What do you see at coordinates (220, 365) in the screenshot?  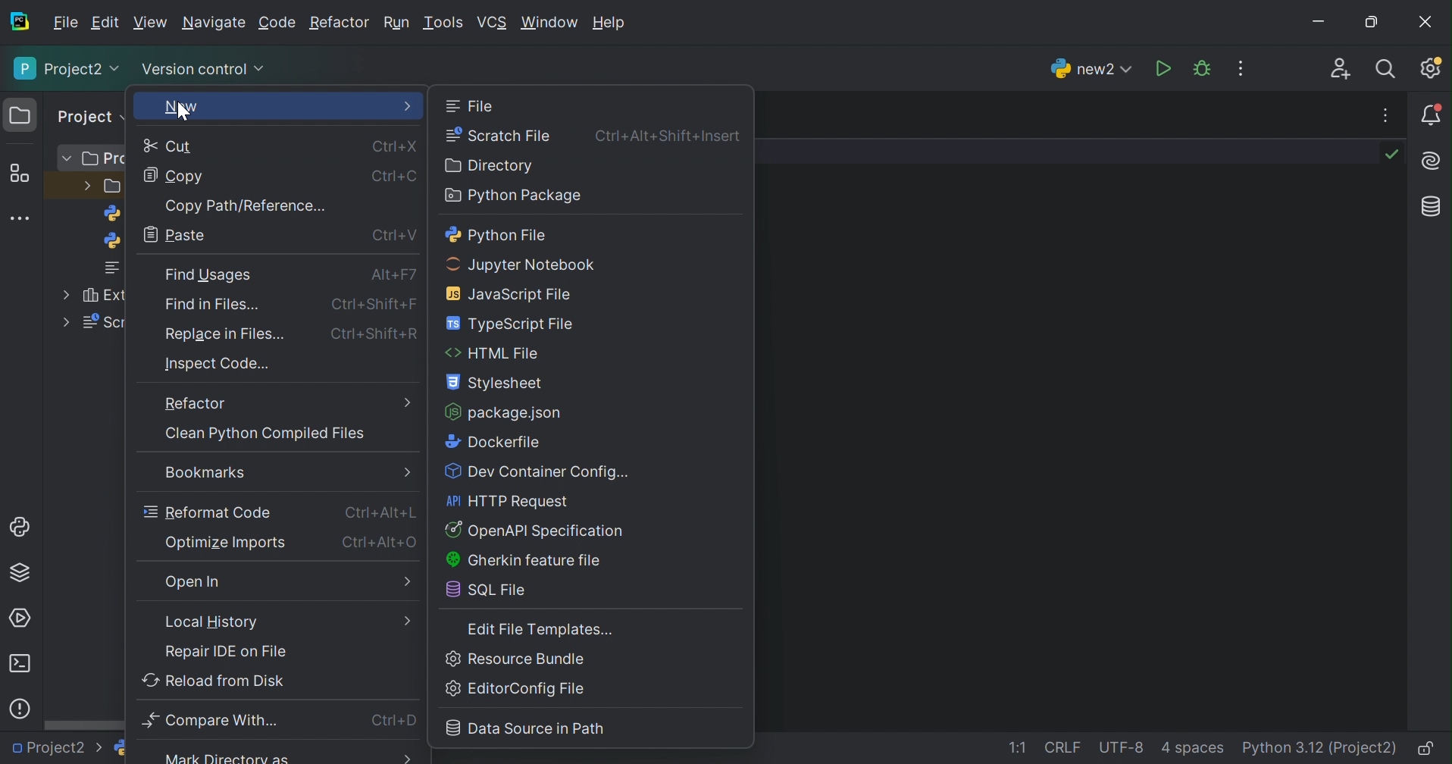 I see `Inspect code` at bounding box center [220, 365].